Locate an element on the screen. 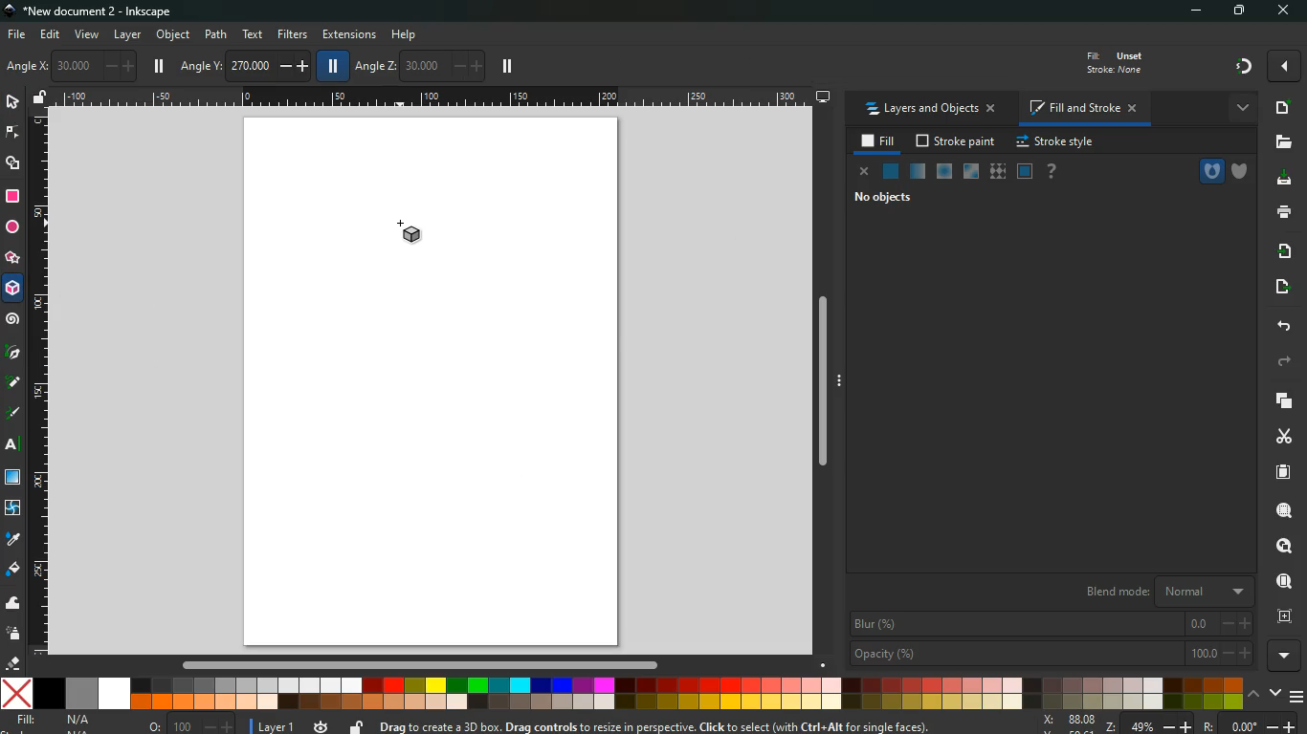 Image resolution: width=1307 pixels, height=734 pixels. paper is located at coordinates (1281, 472).